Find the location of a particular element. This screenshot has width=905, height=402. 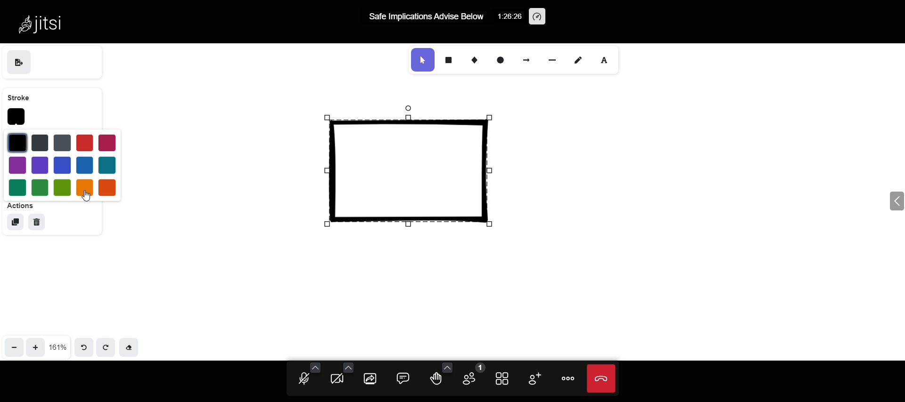

blue 4 is located at coordinates (84, 165).